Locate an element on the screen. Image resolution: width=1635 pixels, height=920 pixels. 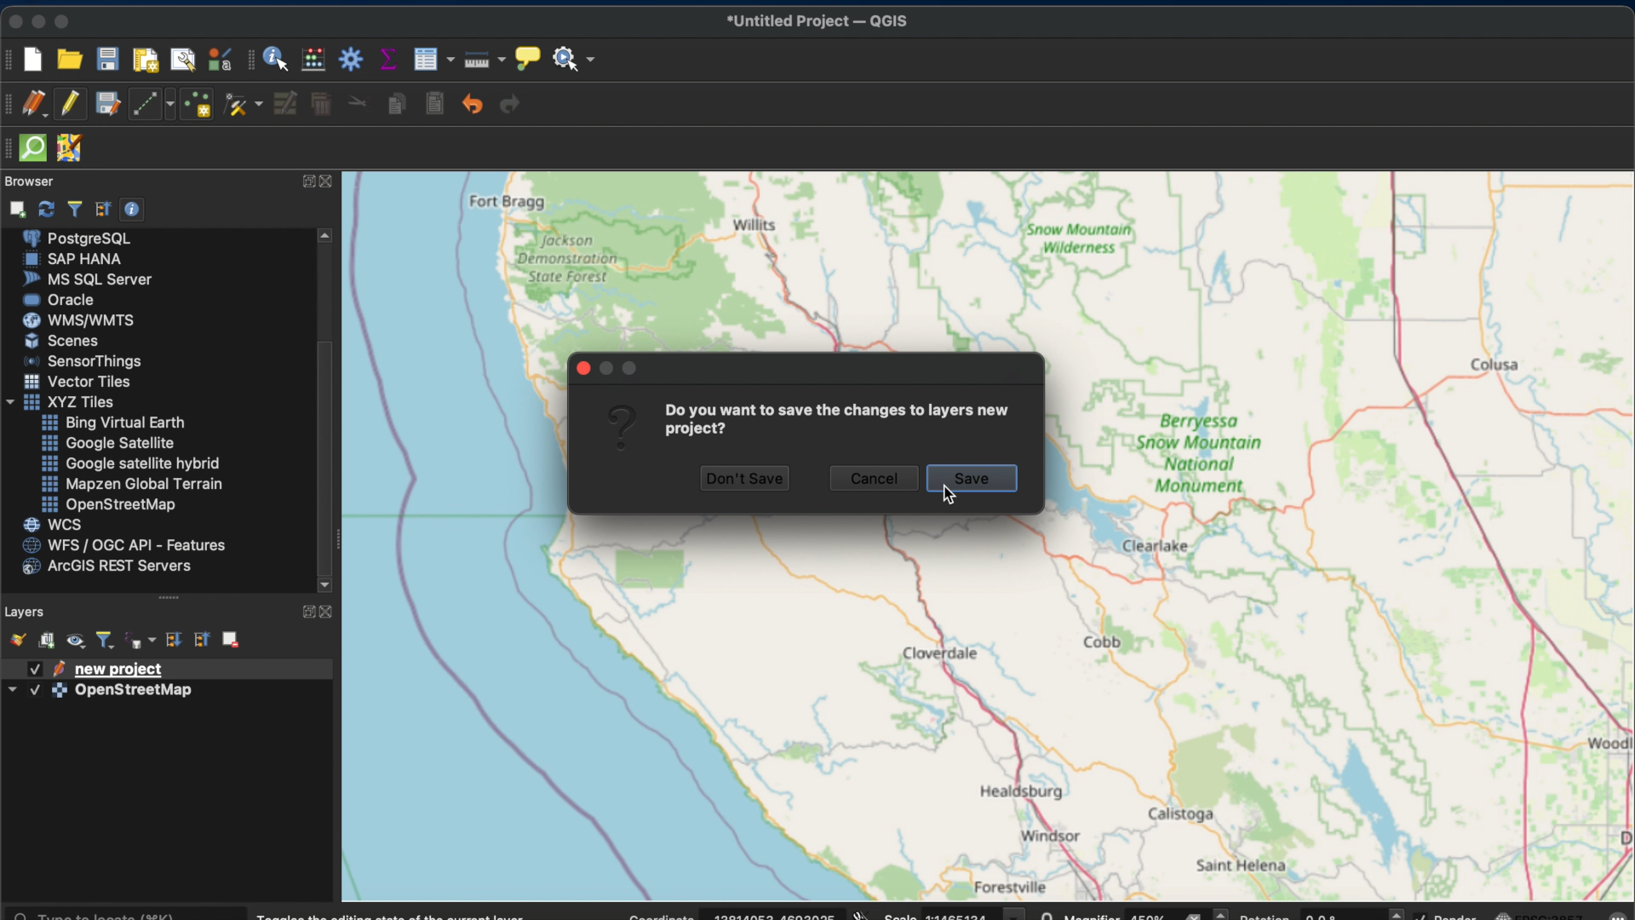
CONTRACT is located at coordinates (328, 182).